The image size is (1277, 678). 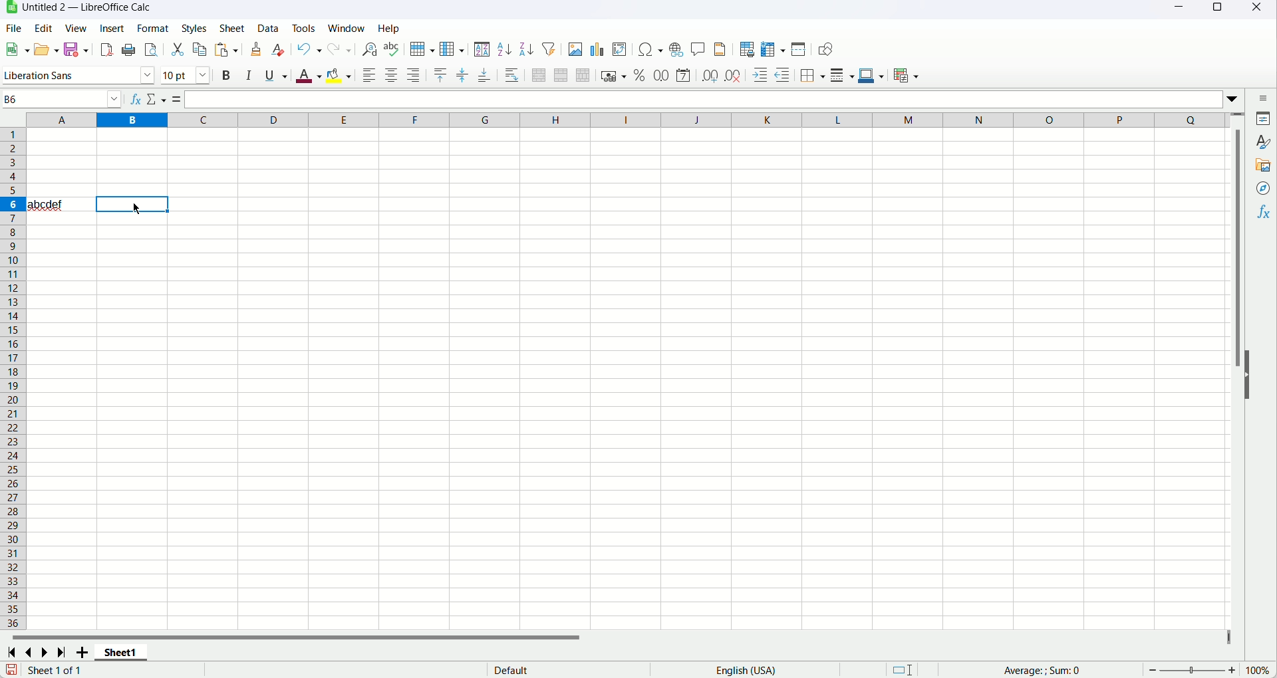 I want to click on sheet 1 of 1, so click(x=55, y=669).